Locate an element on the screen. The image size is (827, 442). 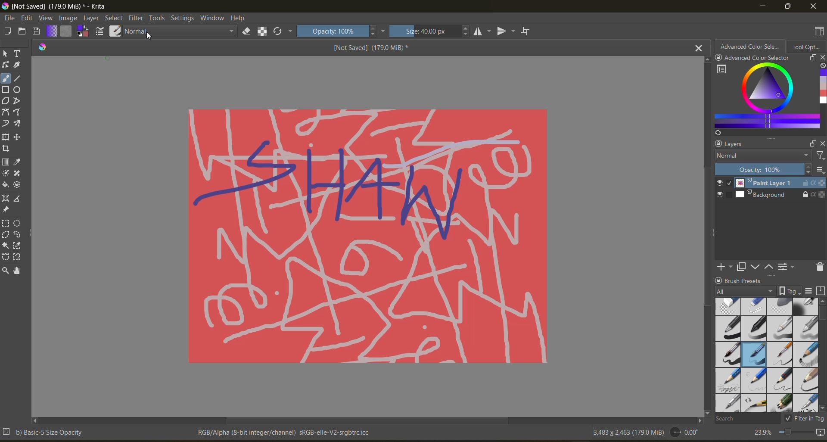
Reference image tool is located at coordinates (6, 210).